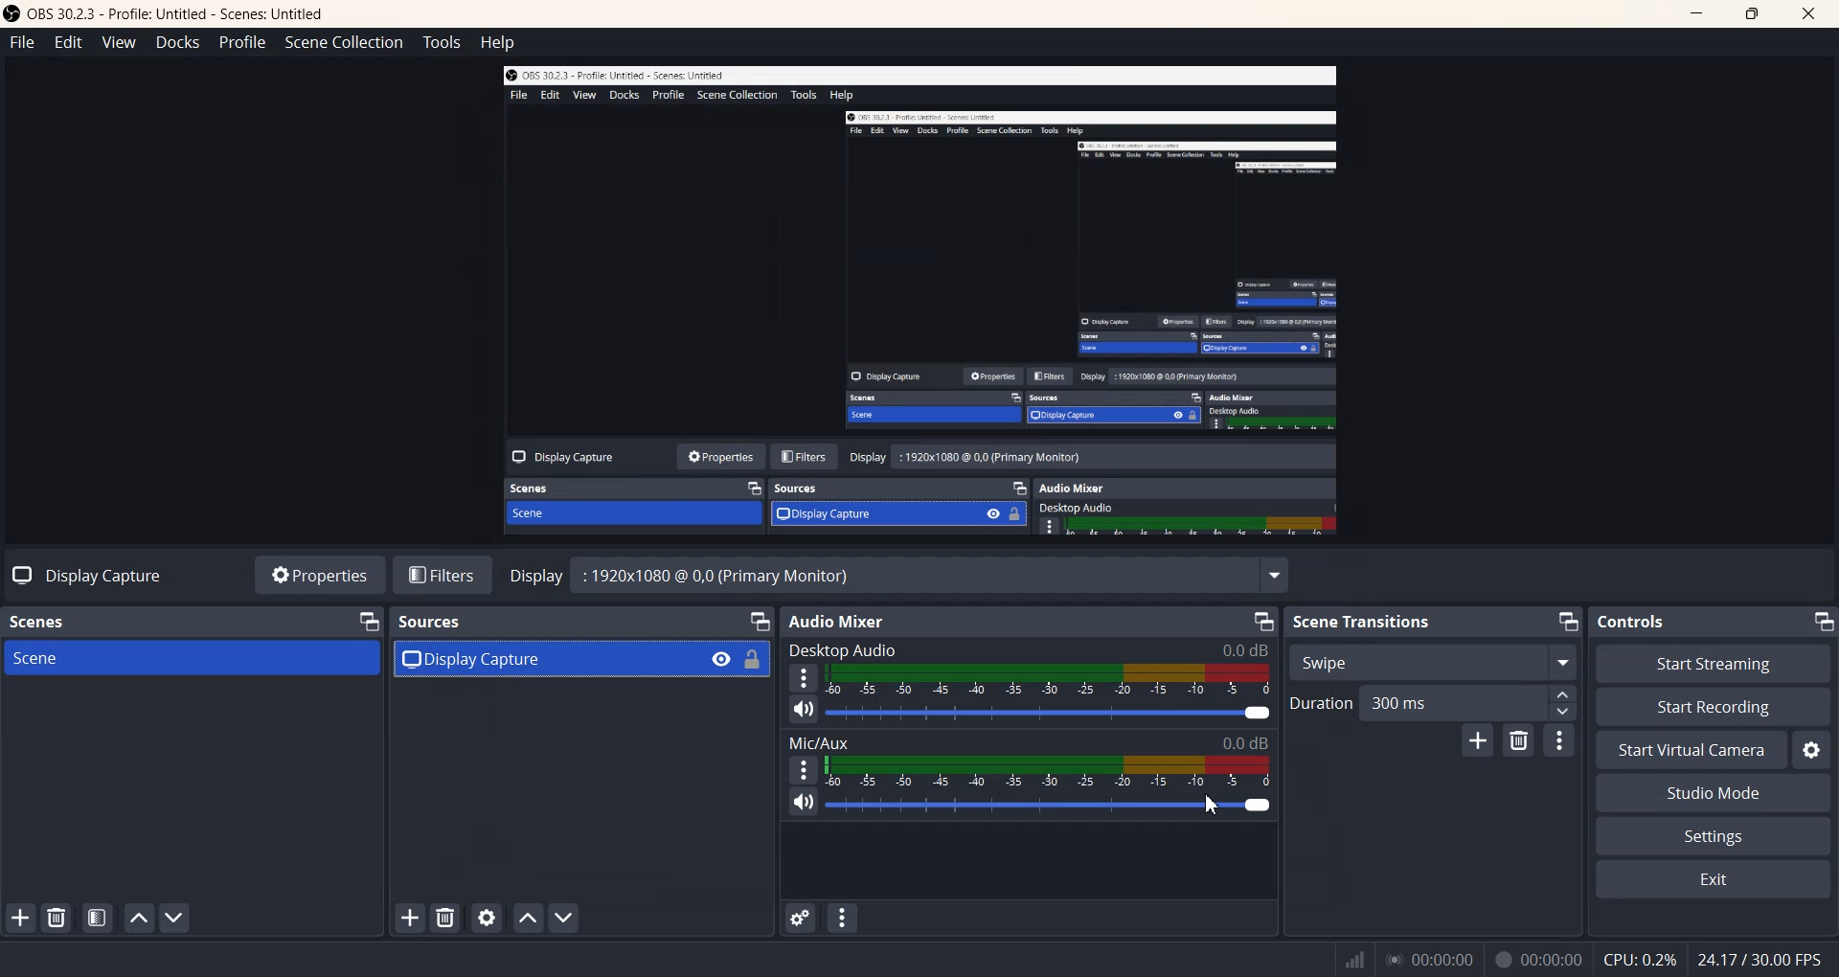 The image size is (1839, 977). Describe the element at coordinates (21, 41) in the screenshot. I see `File` at that location.